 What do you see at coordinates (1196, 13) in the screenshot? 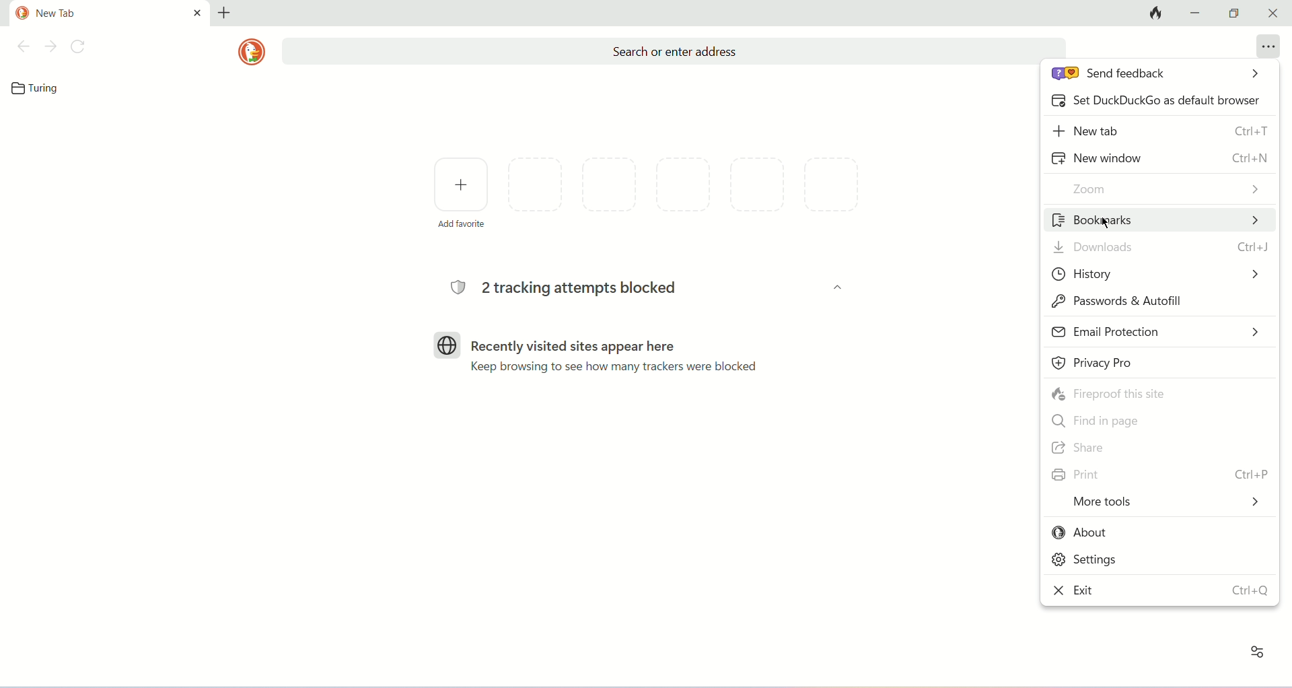
I see `minimize` at bounding box center [1196, 13].